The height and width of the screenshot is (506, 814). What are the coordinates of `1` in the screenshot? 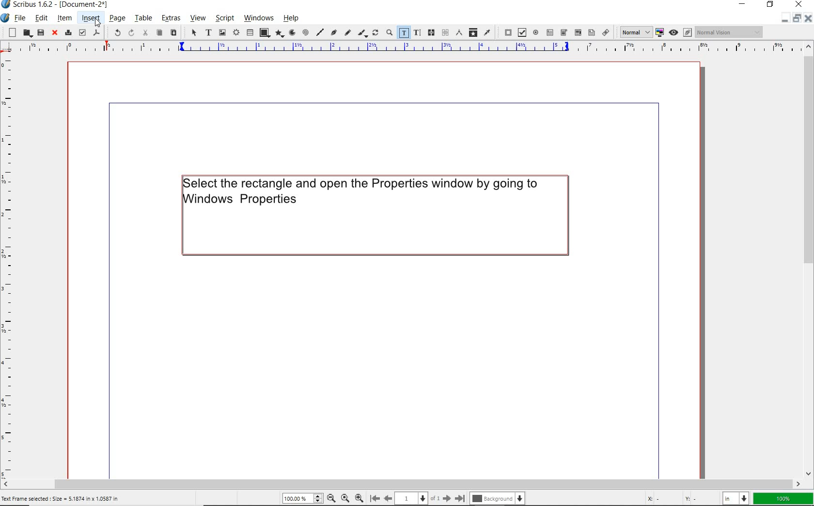 It's located at (411, 497).